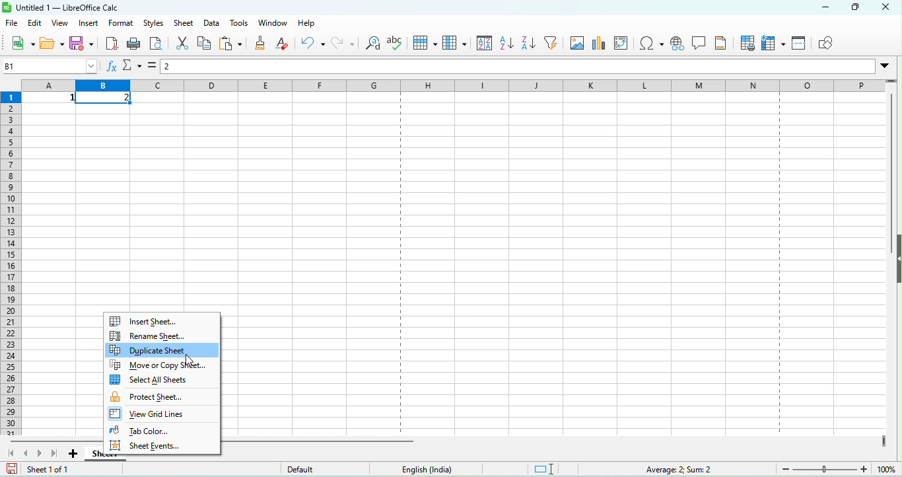 The width and height of the screenshot is (902, 477). Describe the element at coordinates (163, 396) in the screenshot. I see `protect sheet` at that location.